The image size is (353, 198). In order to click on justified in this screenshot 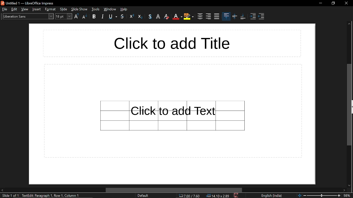, I will do `click(217, 16)`.